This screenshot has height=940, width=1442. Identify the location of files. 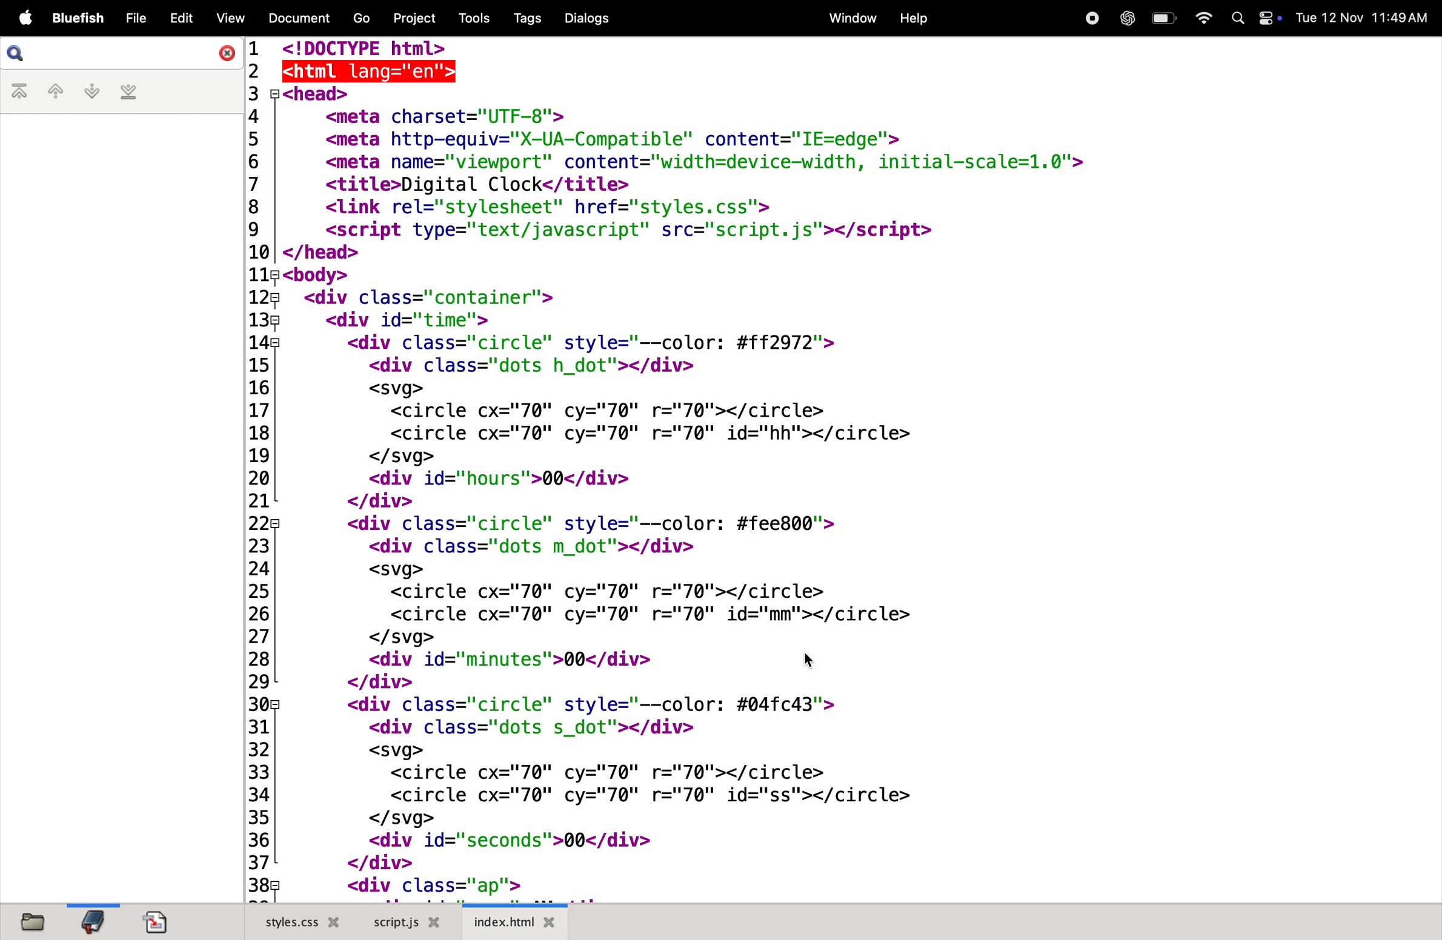
(31, 921).